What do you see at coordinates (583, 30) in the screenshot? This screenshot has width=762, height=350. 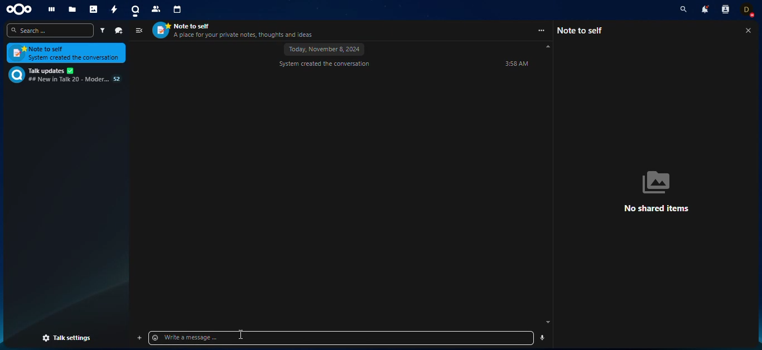 I see `note` at bounding box center [583, 30].